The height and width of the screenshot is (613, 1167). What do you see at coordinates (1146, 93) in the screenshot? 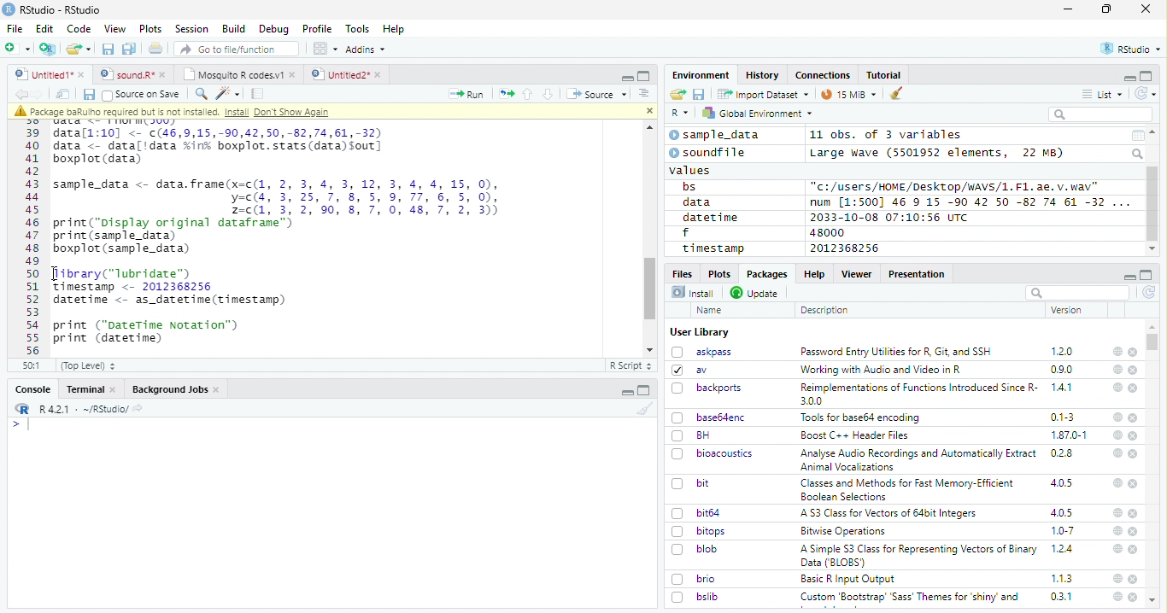
I see `Refresh` at bounding box center [1146, 93].